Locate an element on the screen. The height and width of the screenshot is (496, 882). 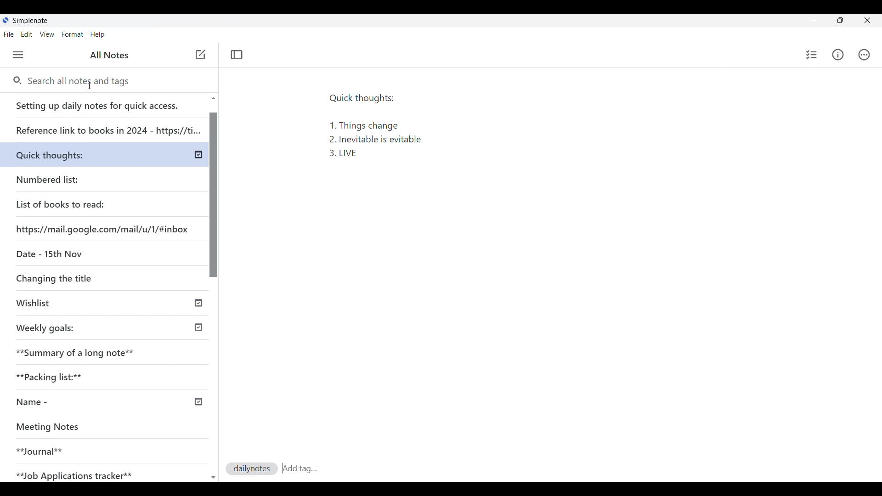
Close  is located at coordinates (867, 20).